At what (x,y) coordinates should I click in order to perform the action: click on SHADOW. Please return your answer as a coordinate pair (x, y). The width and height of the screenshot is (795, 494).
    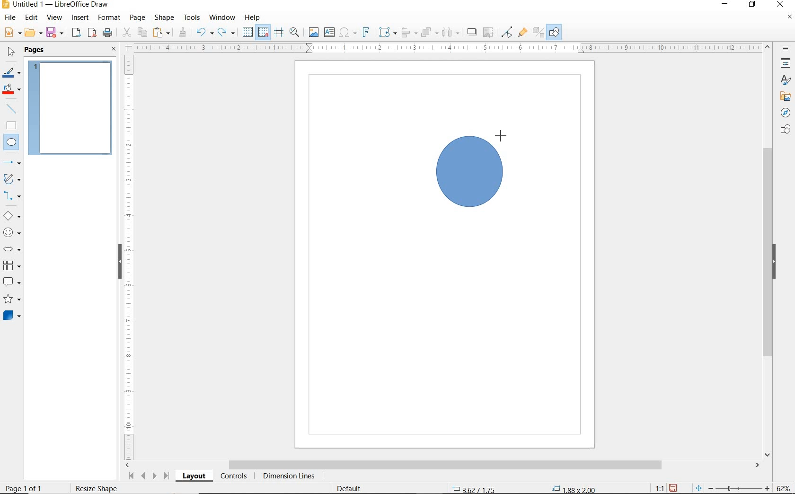
    Looking at the image, I should click on (472, 33).